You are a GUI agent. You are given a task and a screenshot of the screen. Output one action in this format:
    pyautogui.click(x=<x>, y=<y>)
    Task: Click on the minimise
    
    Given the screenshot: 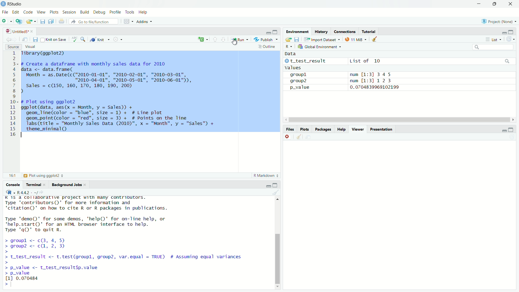 What is the action you would take?
    pyautogui.click(x=268, y=186)
    